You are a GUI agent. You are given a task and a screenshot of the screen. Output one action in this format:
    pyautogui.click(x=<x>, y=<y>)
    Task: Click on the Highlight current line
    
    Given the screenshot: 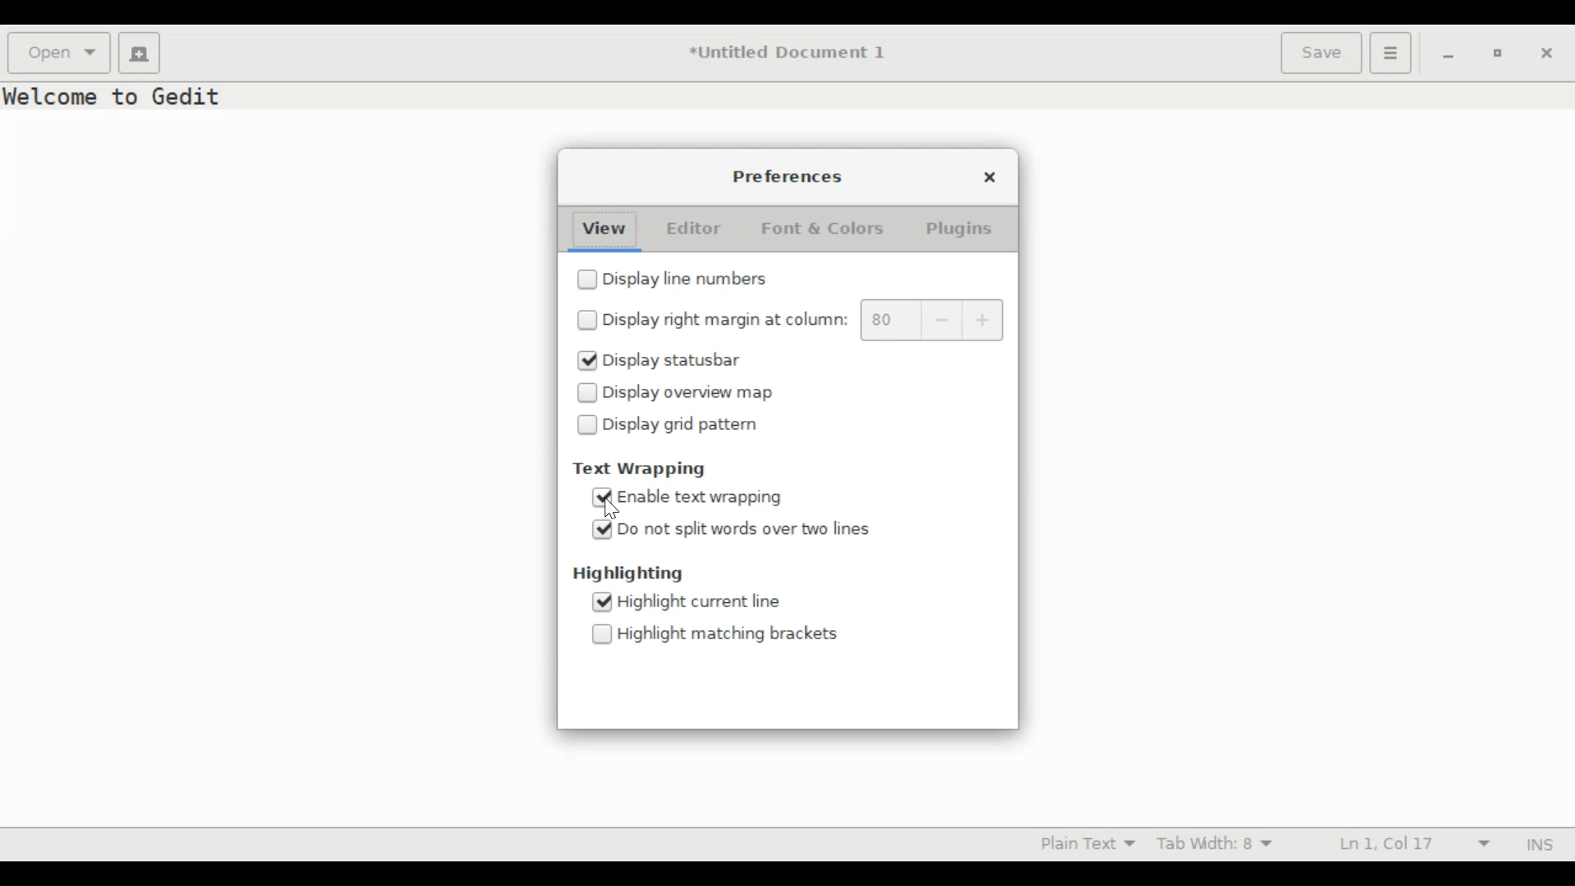 What is the action you would take?
    pyautogui.click(x=697, y=602)
    